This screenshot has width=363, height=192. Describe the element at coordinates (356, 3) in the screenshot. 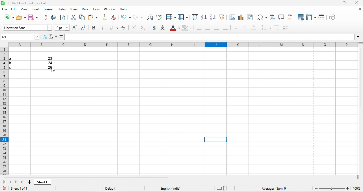

I see `close` at that location.